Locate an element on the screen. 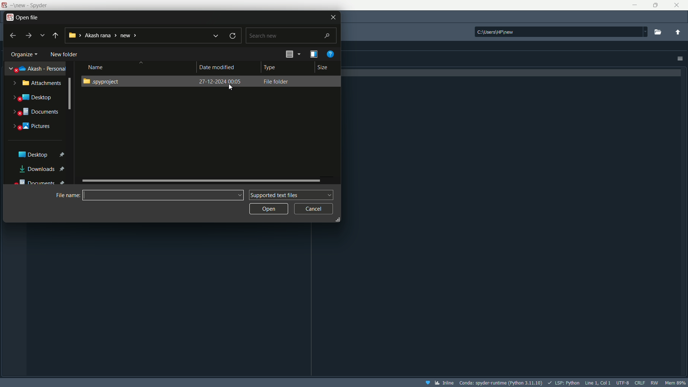  name bar is located at coordinates (163, 194).